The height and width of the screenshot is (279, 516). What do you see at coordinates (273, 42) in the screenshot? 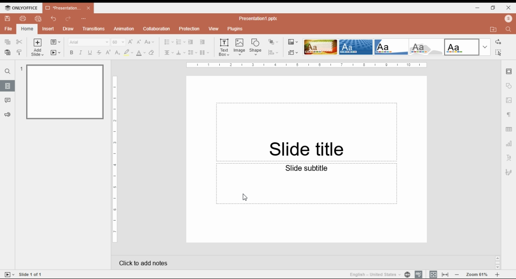
I see `arrange shape` at bounding box center [273, 42].